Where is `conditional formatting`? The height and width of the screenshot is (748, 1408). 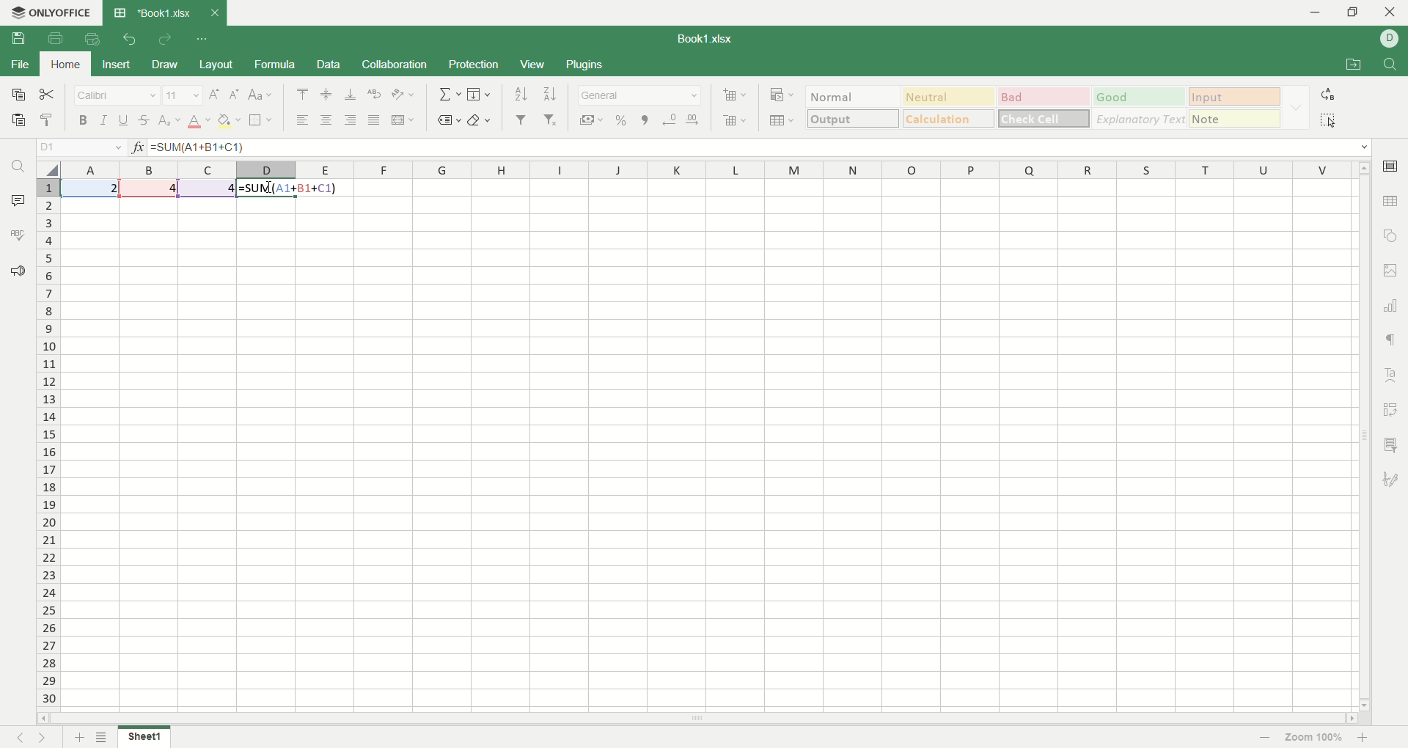 conditional formatting is located at coordinates (780, 96).